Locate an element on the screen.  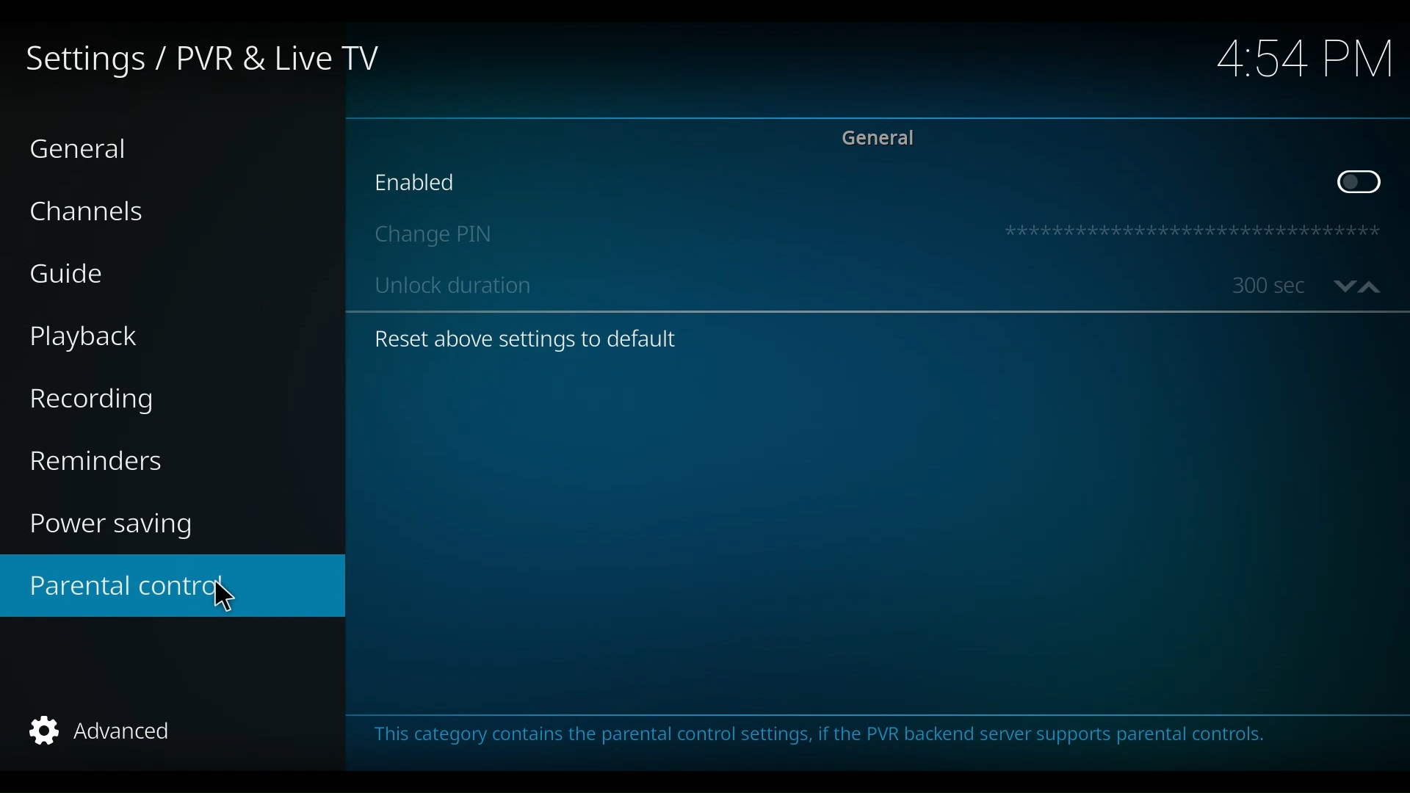
Guide is located at coordinates (70, 273).